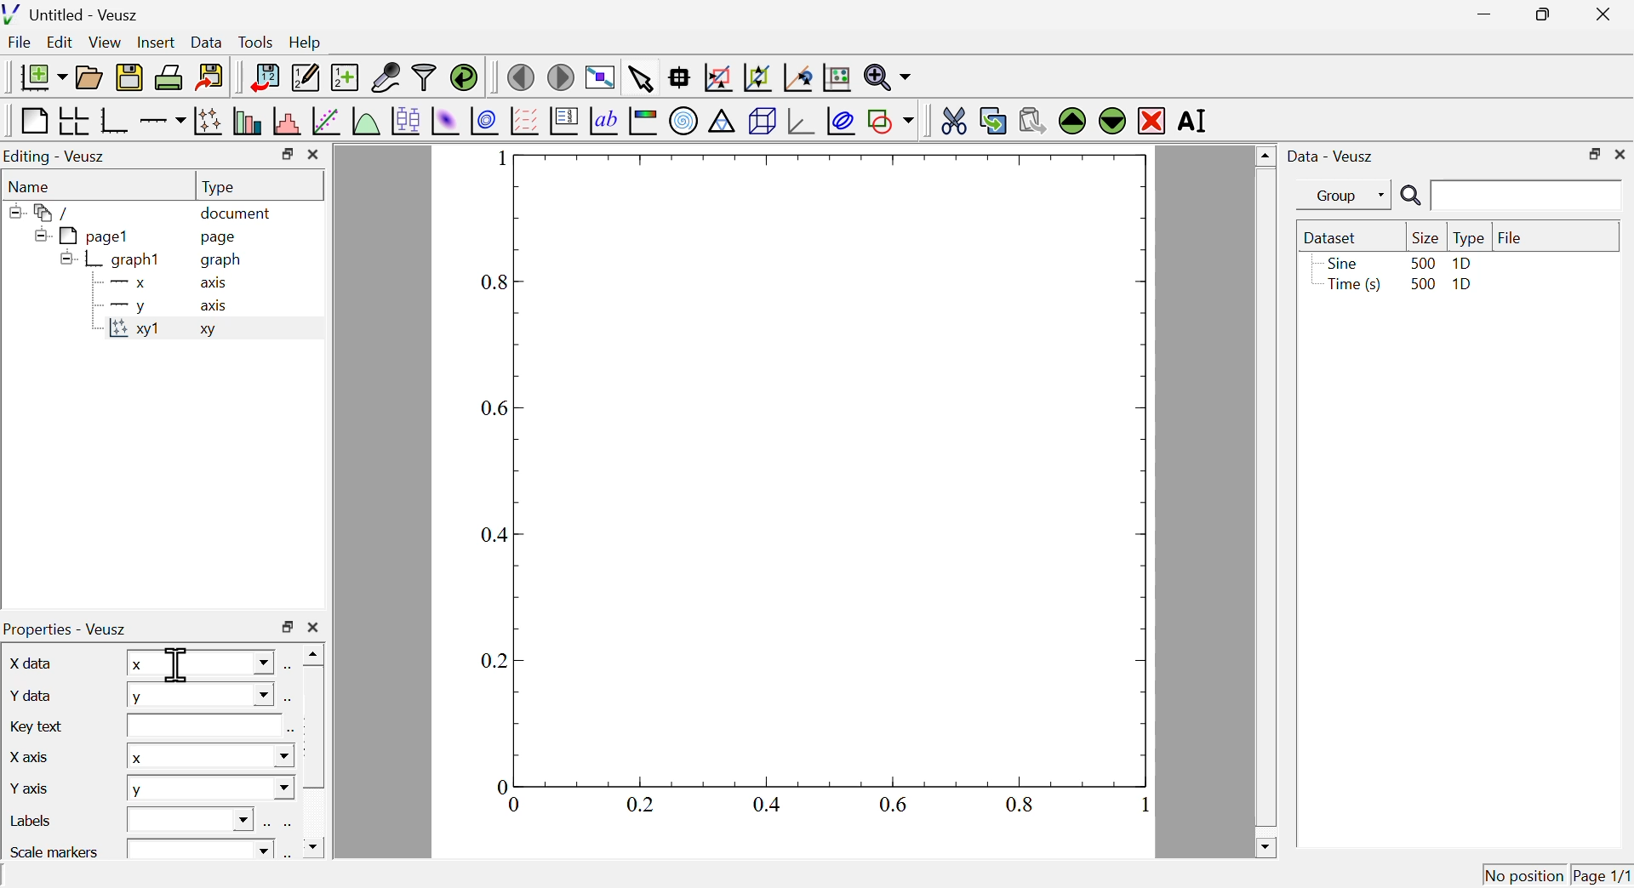 This screenshot has height=888, width=1634. What do you see at coordinates (563, 77) in the screenshot?
I see `move to the next page` at bounding box center [563, 77].